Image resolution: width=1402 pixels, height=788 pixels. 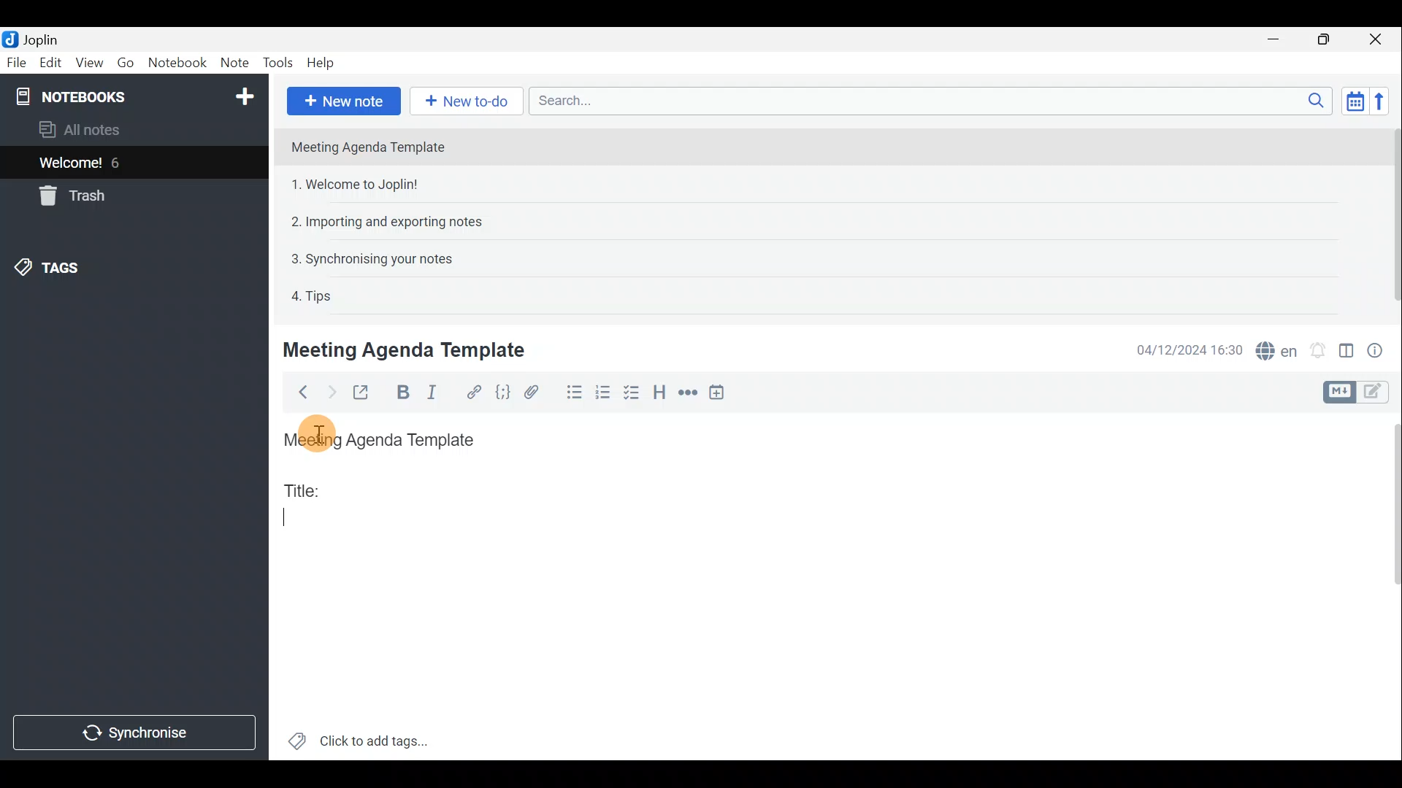 What do you see at coordinates (383, 441) in the screenshot?
I see `Meeting Agenda Template` at bounding box center [383, 441].